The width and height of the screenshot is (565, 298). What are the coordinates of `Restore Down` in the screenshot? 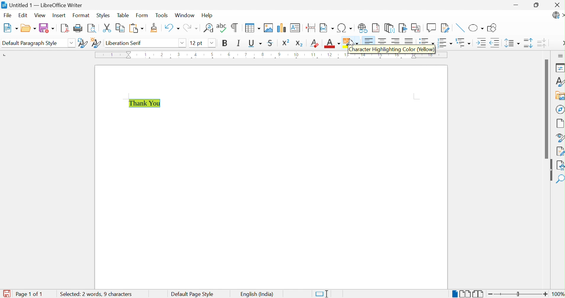 It's located at (537, 5).